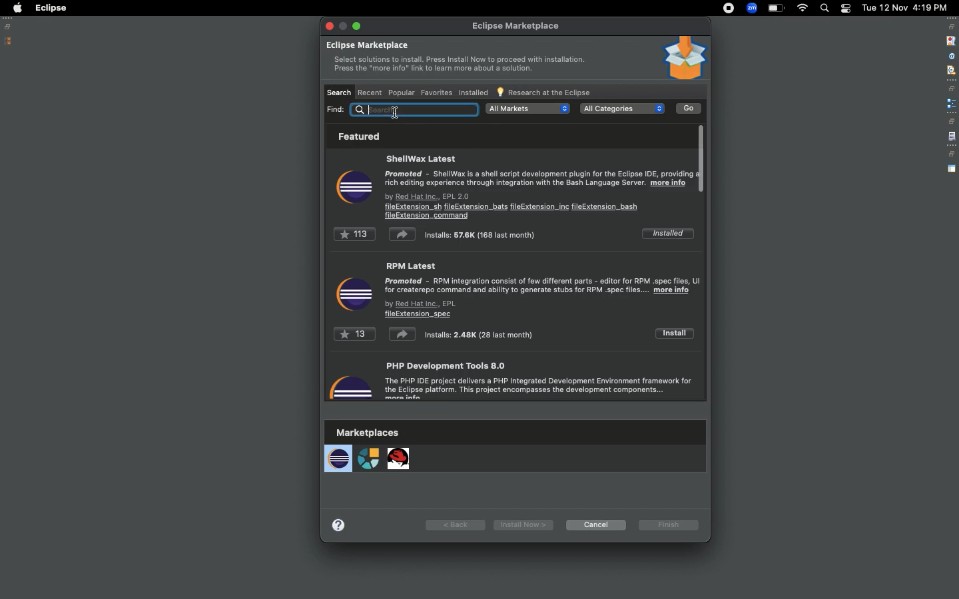  Describe the element at coordinates (539, 186) in the screenshot. I see `ShellWax latest` at that location.